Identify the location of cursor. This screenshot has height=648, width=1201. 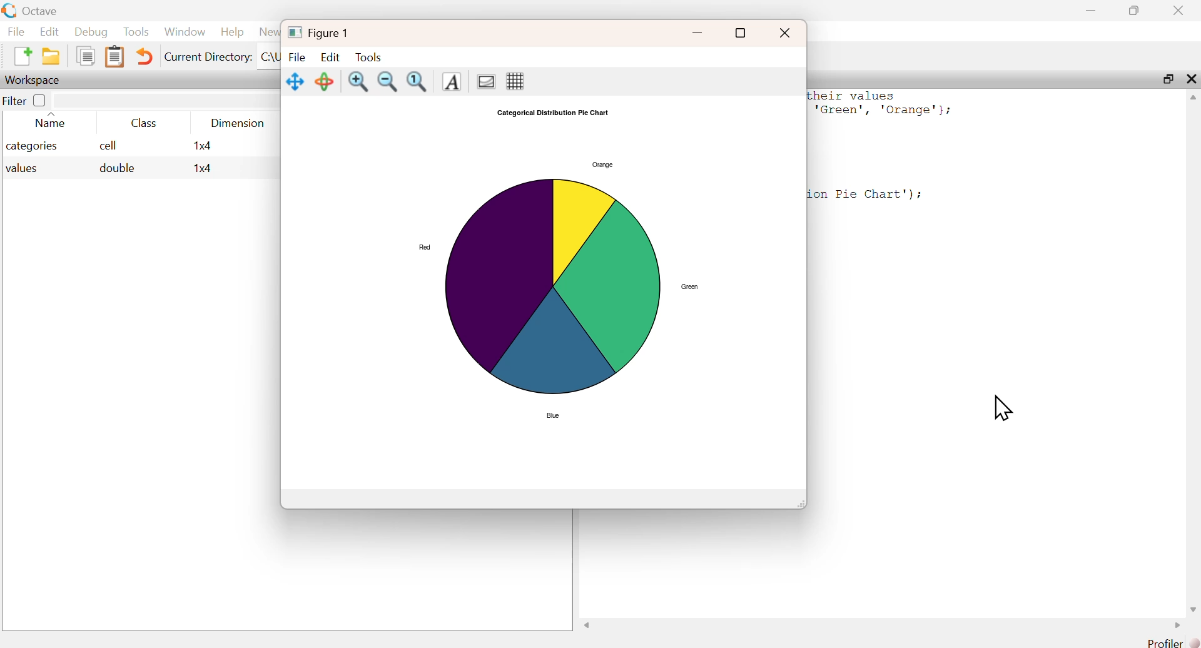
(1001, 408).